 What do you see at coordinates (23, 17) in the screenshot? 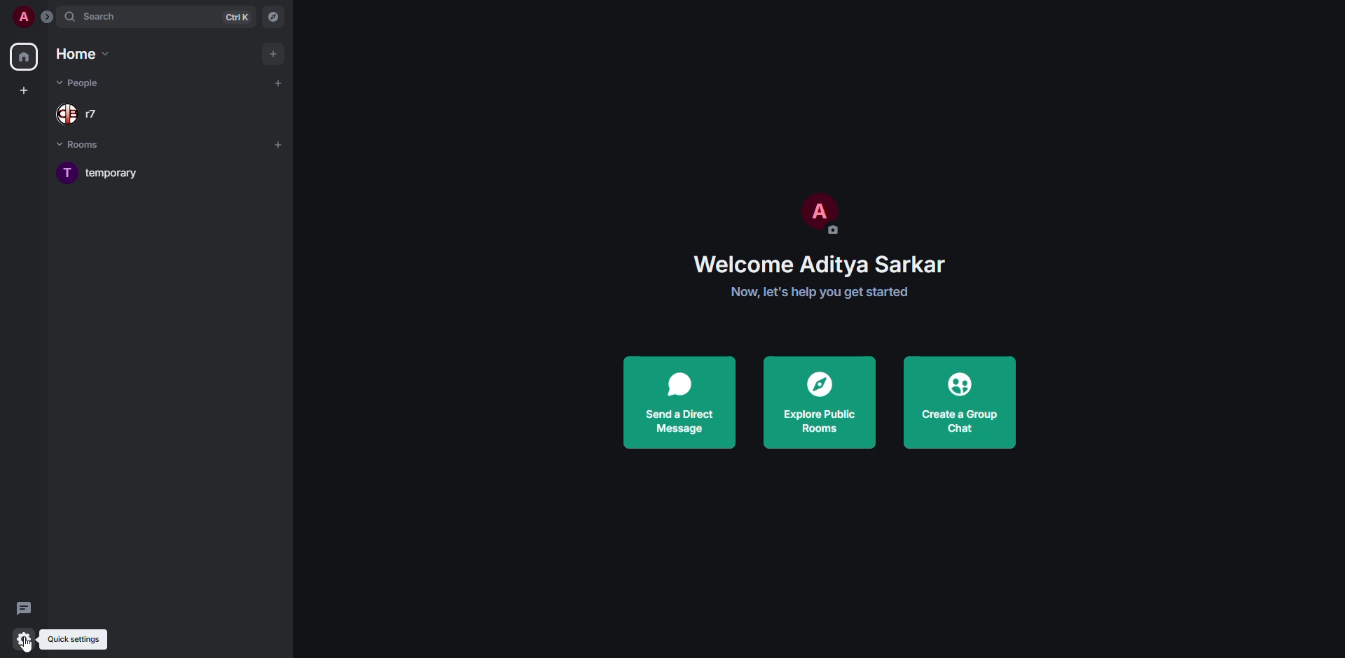
I see `profile` at bounding box center [23, 17].